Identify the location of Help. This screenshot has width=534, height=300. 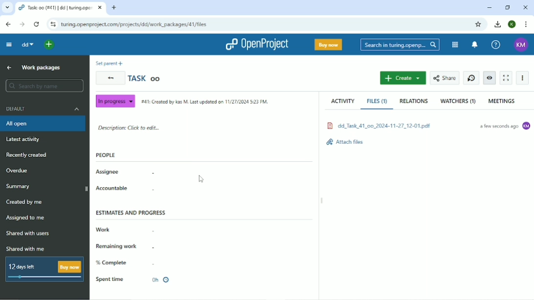
(497, 44).